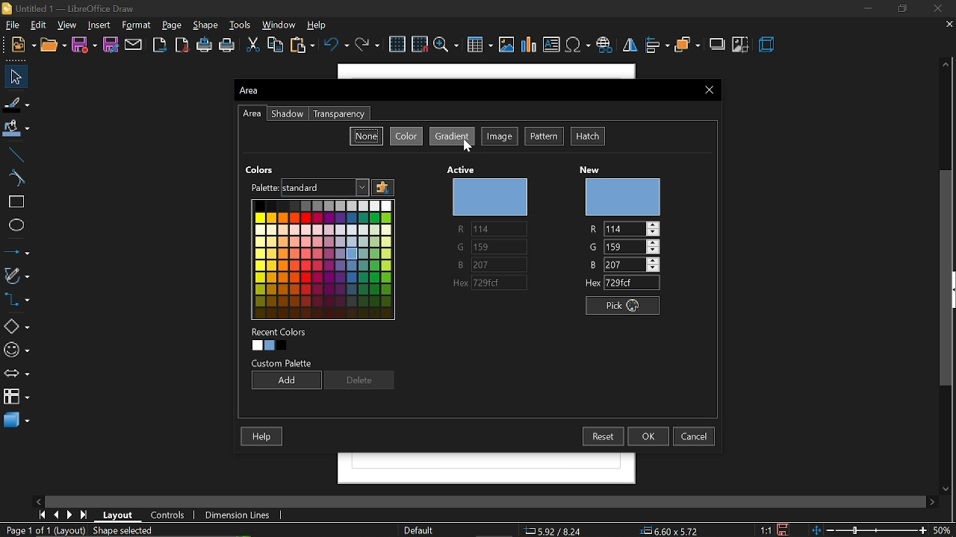 The image size is (956, 537). What do you see at coordinates (84, 45) in the screenshot?
I see `save` at bounding box center [84, 45].